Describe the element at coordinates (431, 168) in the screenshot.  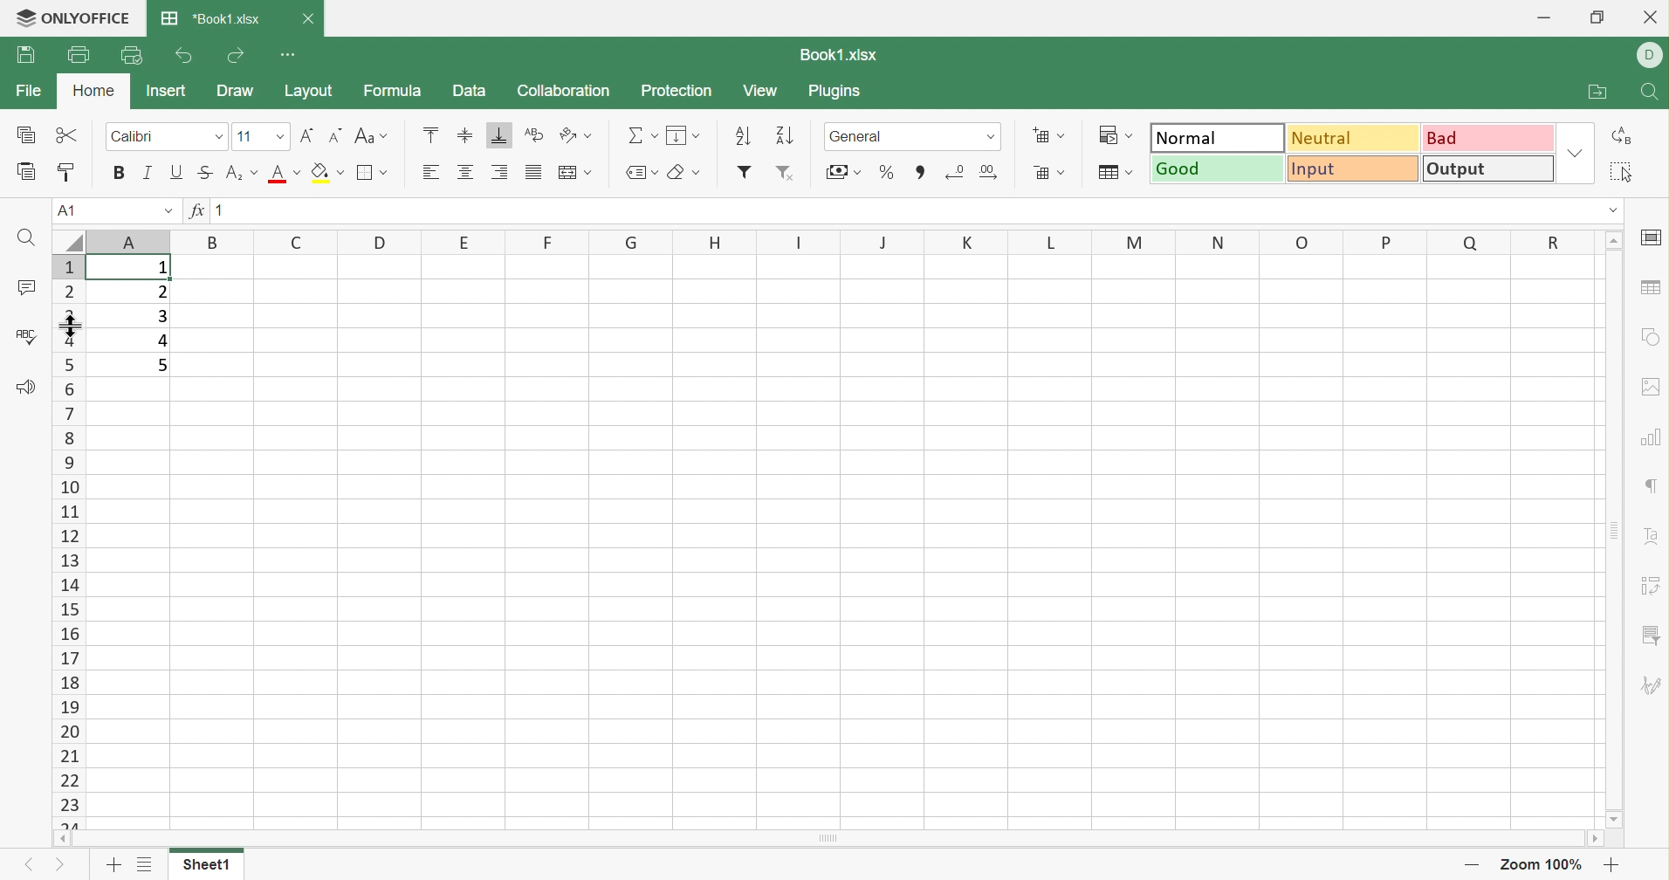
I see `Align Left` at that location.